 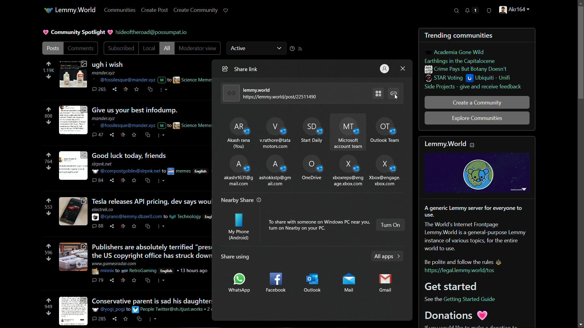 What do you see at coordinates (207, 217) in the screenshot?
I see `Eng` at bounding box center [207, 217].